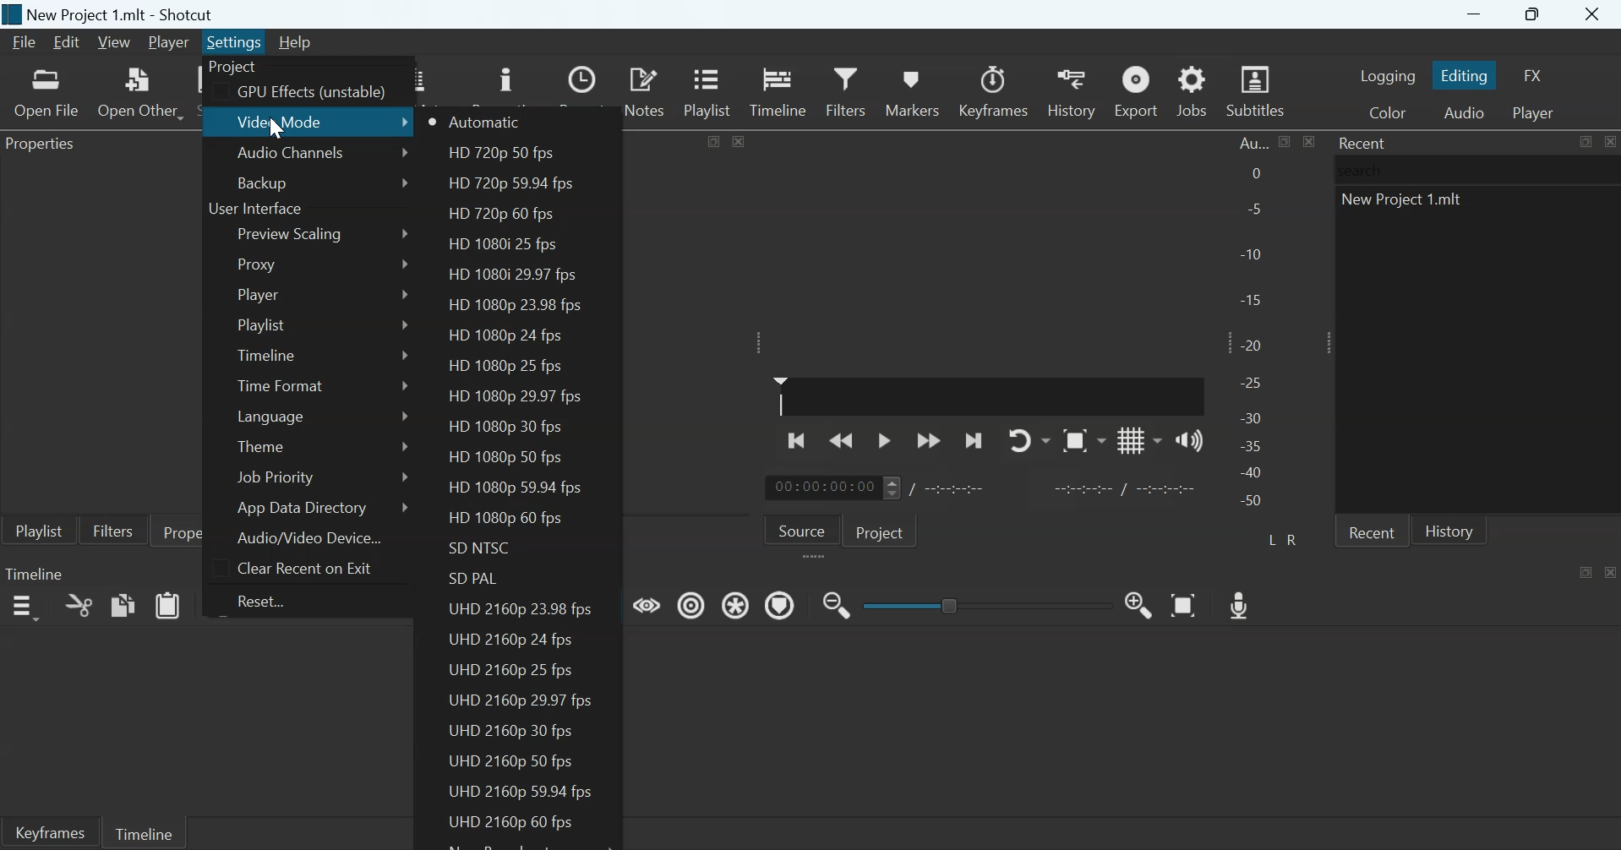 The image size is (1621, 850). Describe the element at coordinates (837, 603) in the screenshot. I see `zoom timeline out` at that location.